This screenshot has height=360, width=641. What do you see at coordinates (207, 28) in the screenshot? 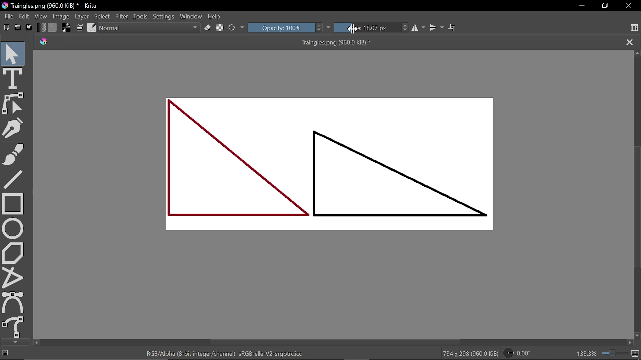
I see `Set eraser mode` at bounding box center [207, 28].